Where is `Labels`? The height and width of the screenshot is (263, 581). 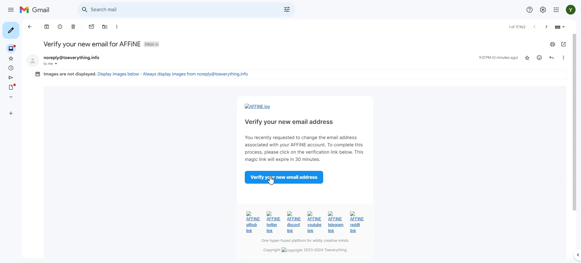 Labels is located at coordinates (11, 114).